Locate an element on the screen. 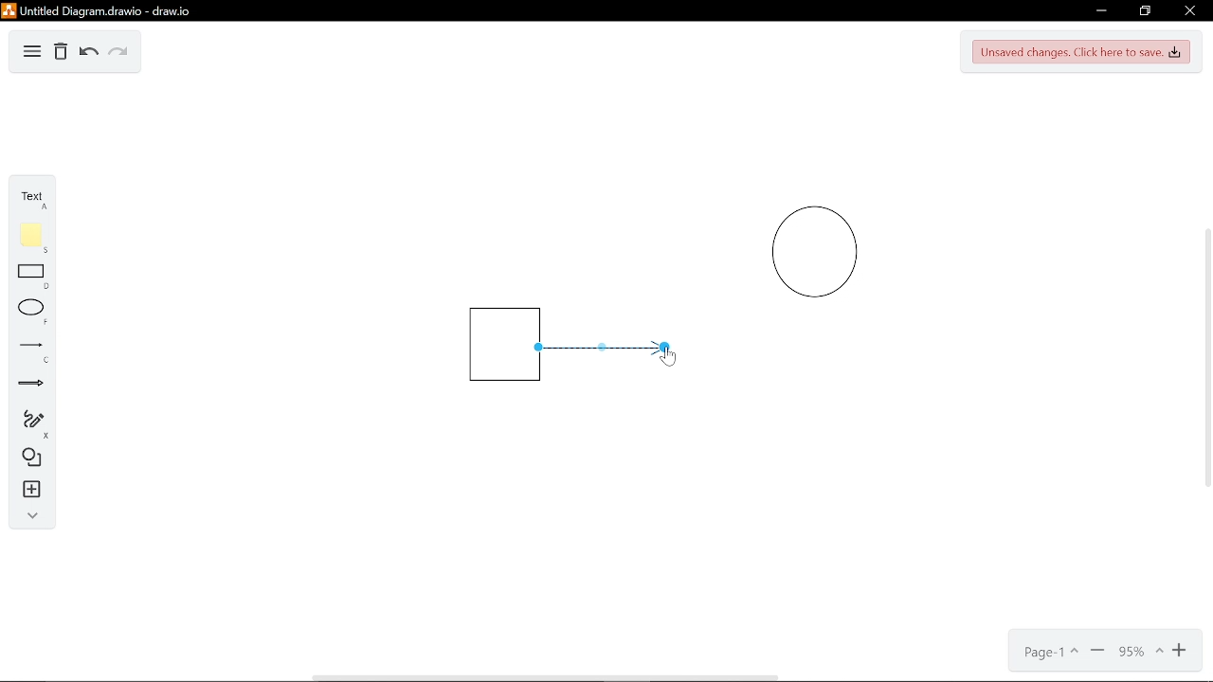 This screenshot has height=682, width=1213. Square is located at coordinates (491, 347).